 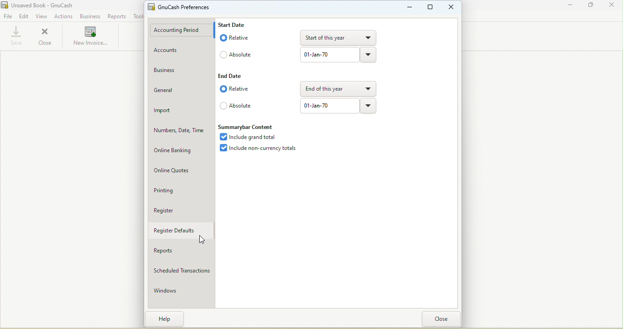 I want to click on New invoices, so click(x=88, y=37).